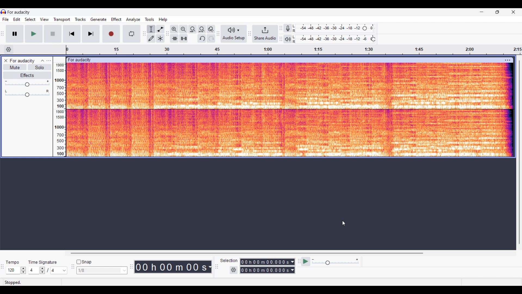  I want to click on Tools menu, so click(150, 19).